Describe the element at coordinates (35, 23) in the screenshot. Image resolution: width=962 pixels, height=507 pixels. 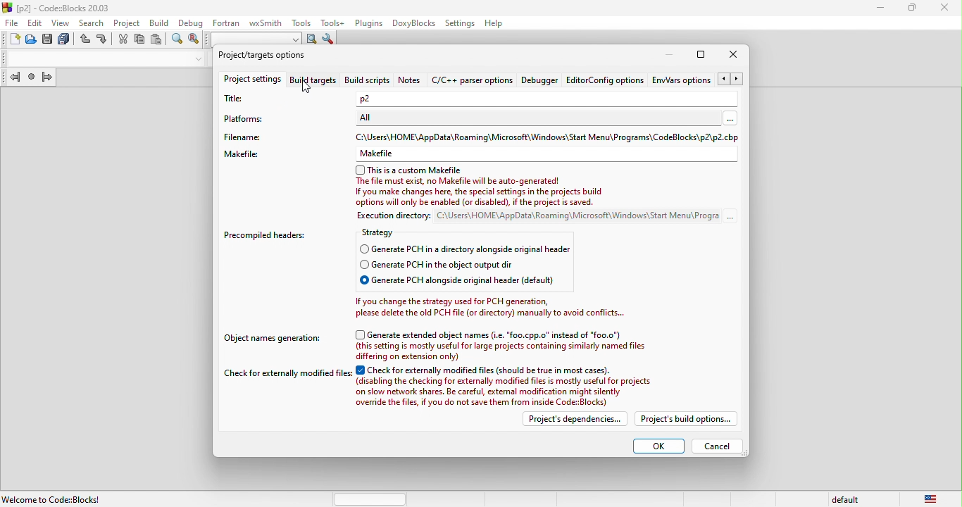
I see `edit` at that location.